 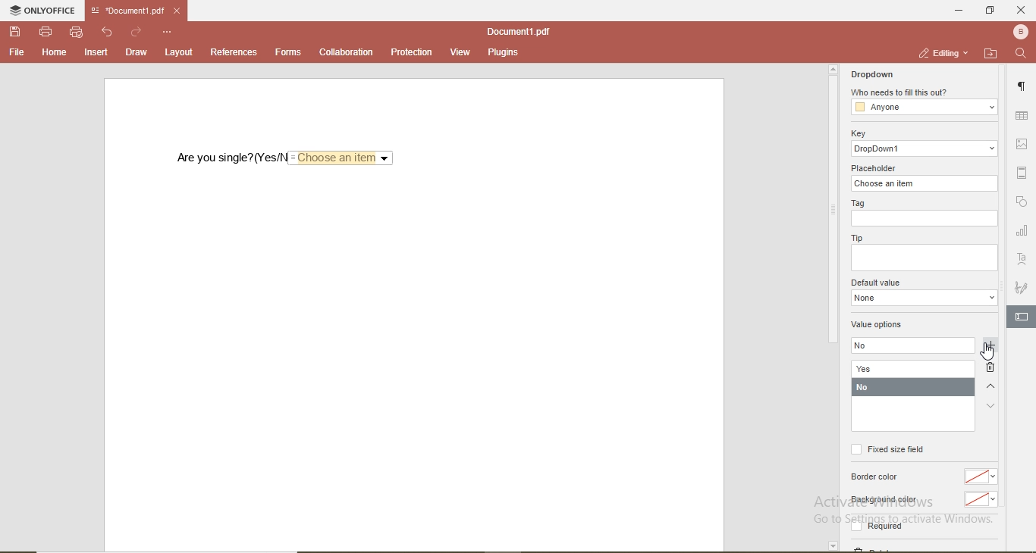 I want to click on font style, so click(x=1024, y=258).